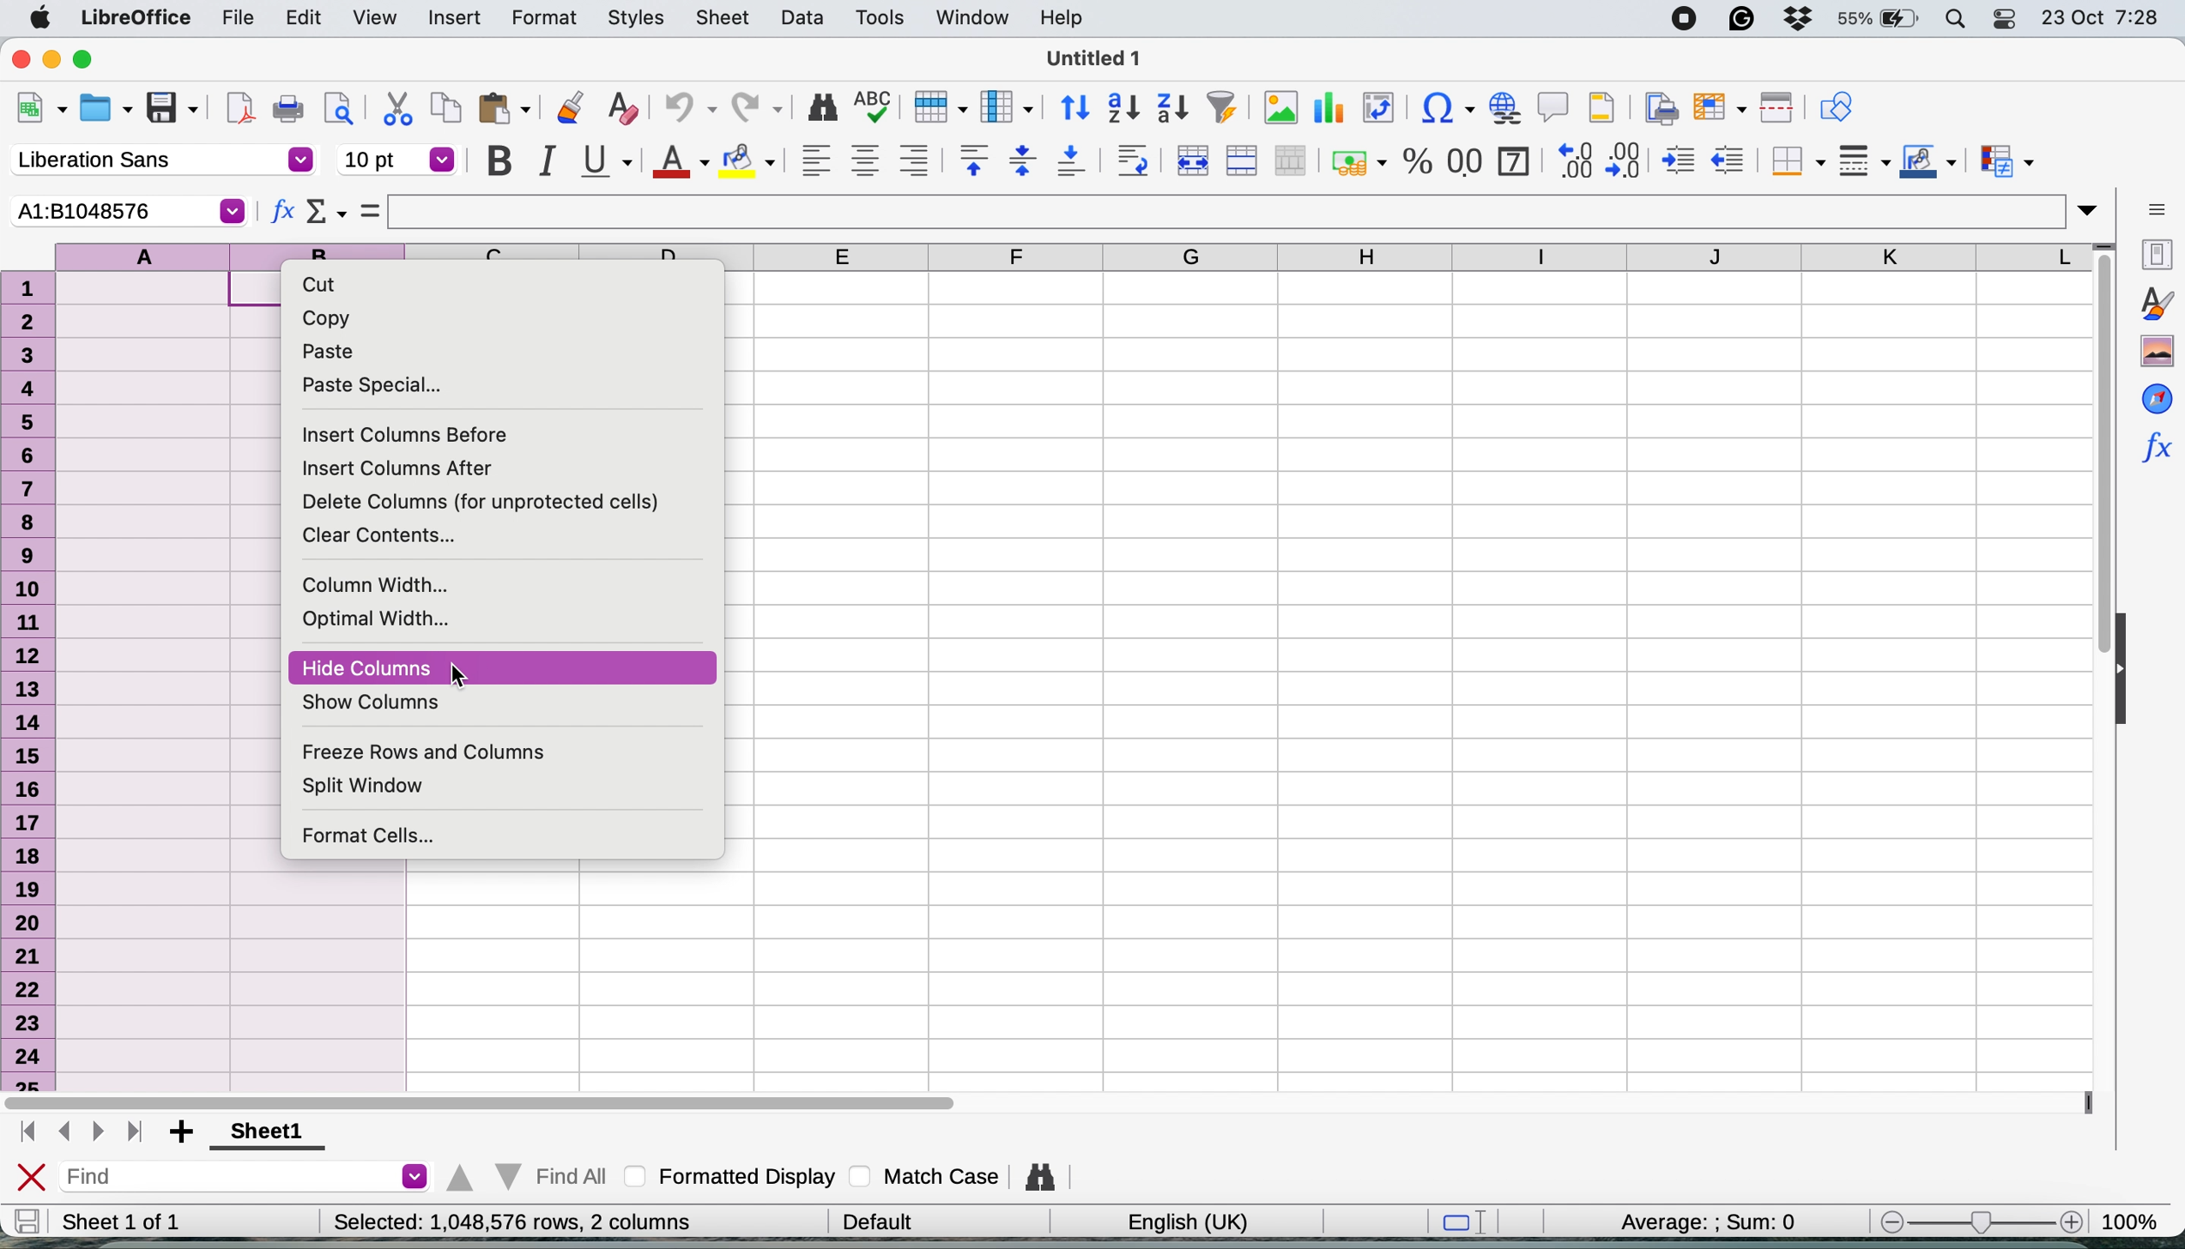 This screenshot has width=2185, height=1249. What do you see at coordinates (1466, 1222) in the screenshot?
I see `standard selection` at bounding box center [1466, 1222].